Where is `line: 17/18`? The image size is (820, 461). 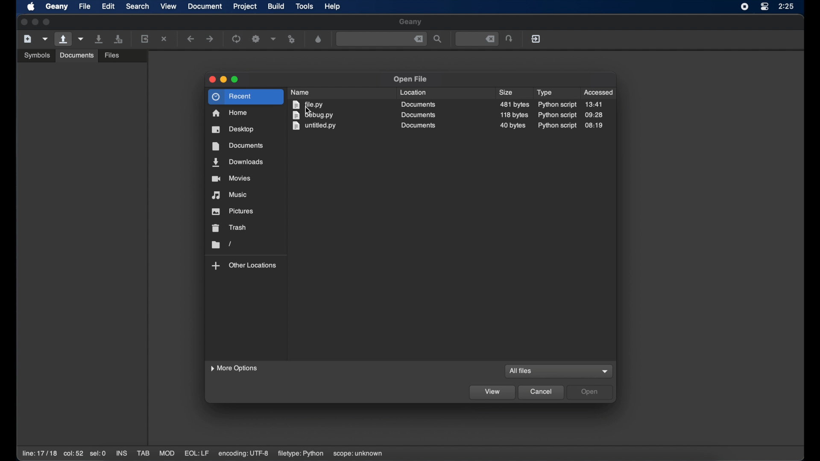
line: 17/18 is located at coordinates (39, 454).